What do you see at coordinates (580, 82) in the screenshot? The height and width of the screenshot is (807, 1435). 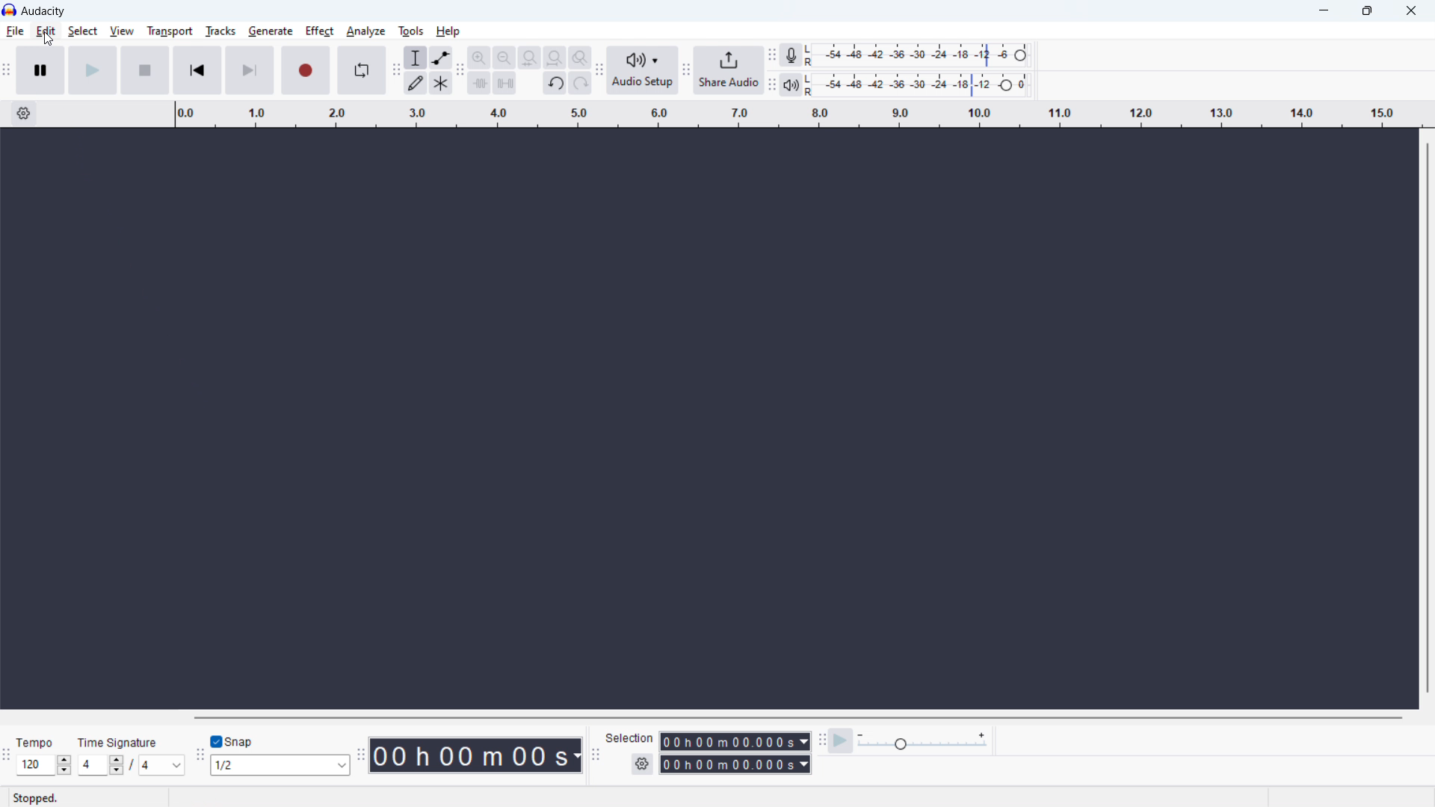 I see `redo` at bounding box center [580, 82].